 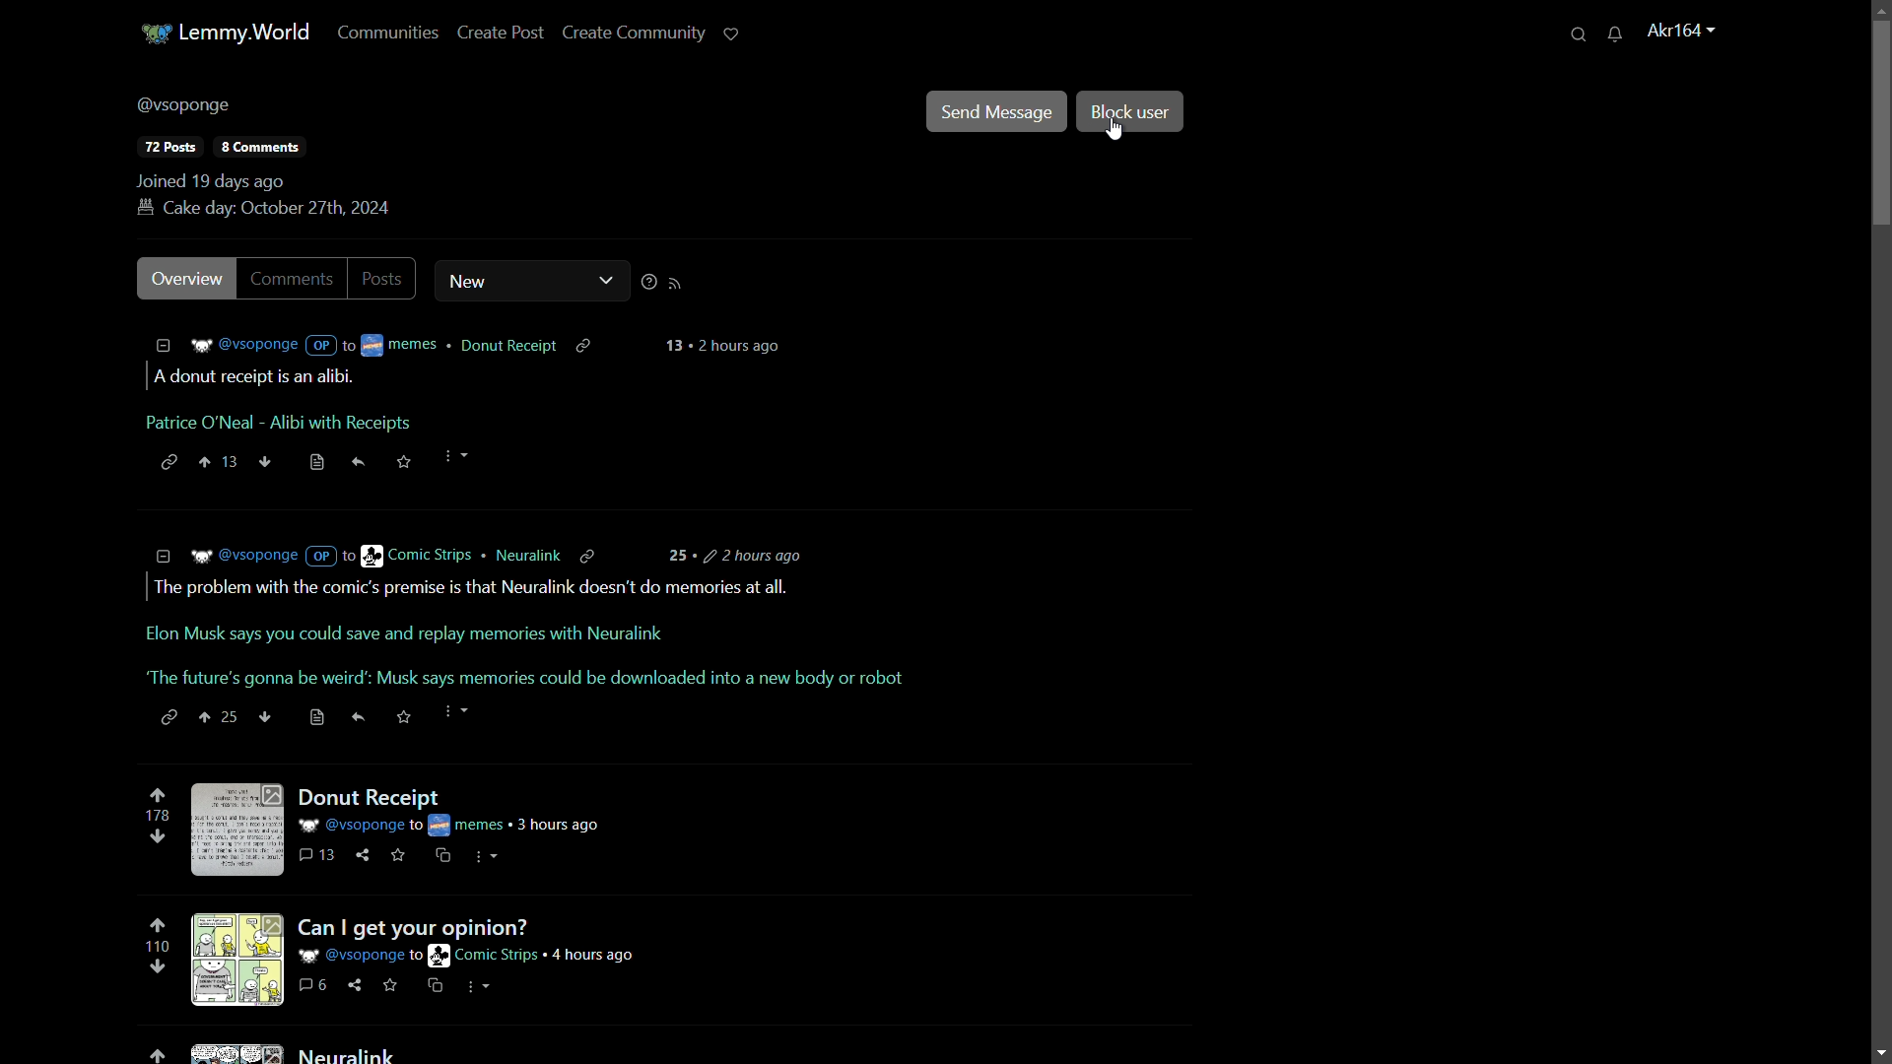 What do you see at coordinates (263, 209) in the screenshot?
I see `birthday` at bounding box center [263, 209].